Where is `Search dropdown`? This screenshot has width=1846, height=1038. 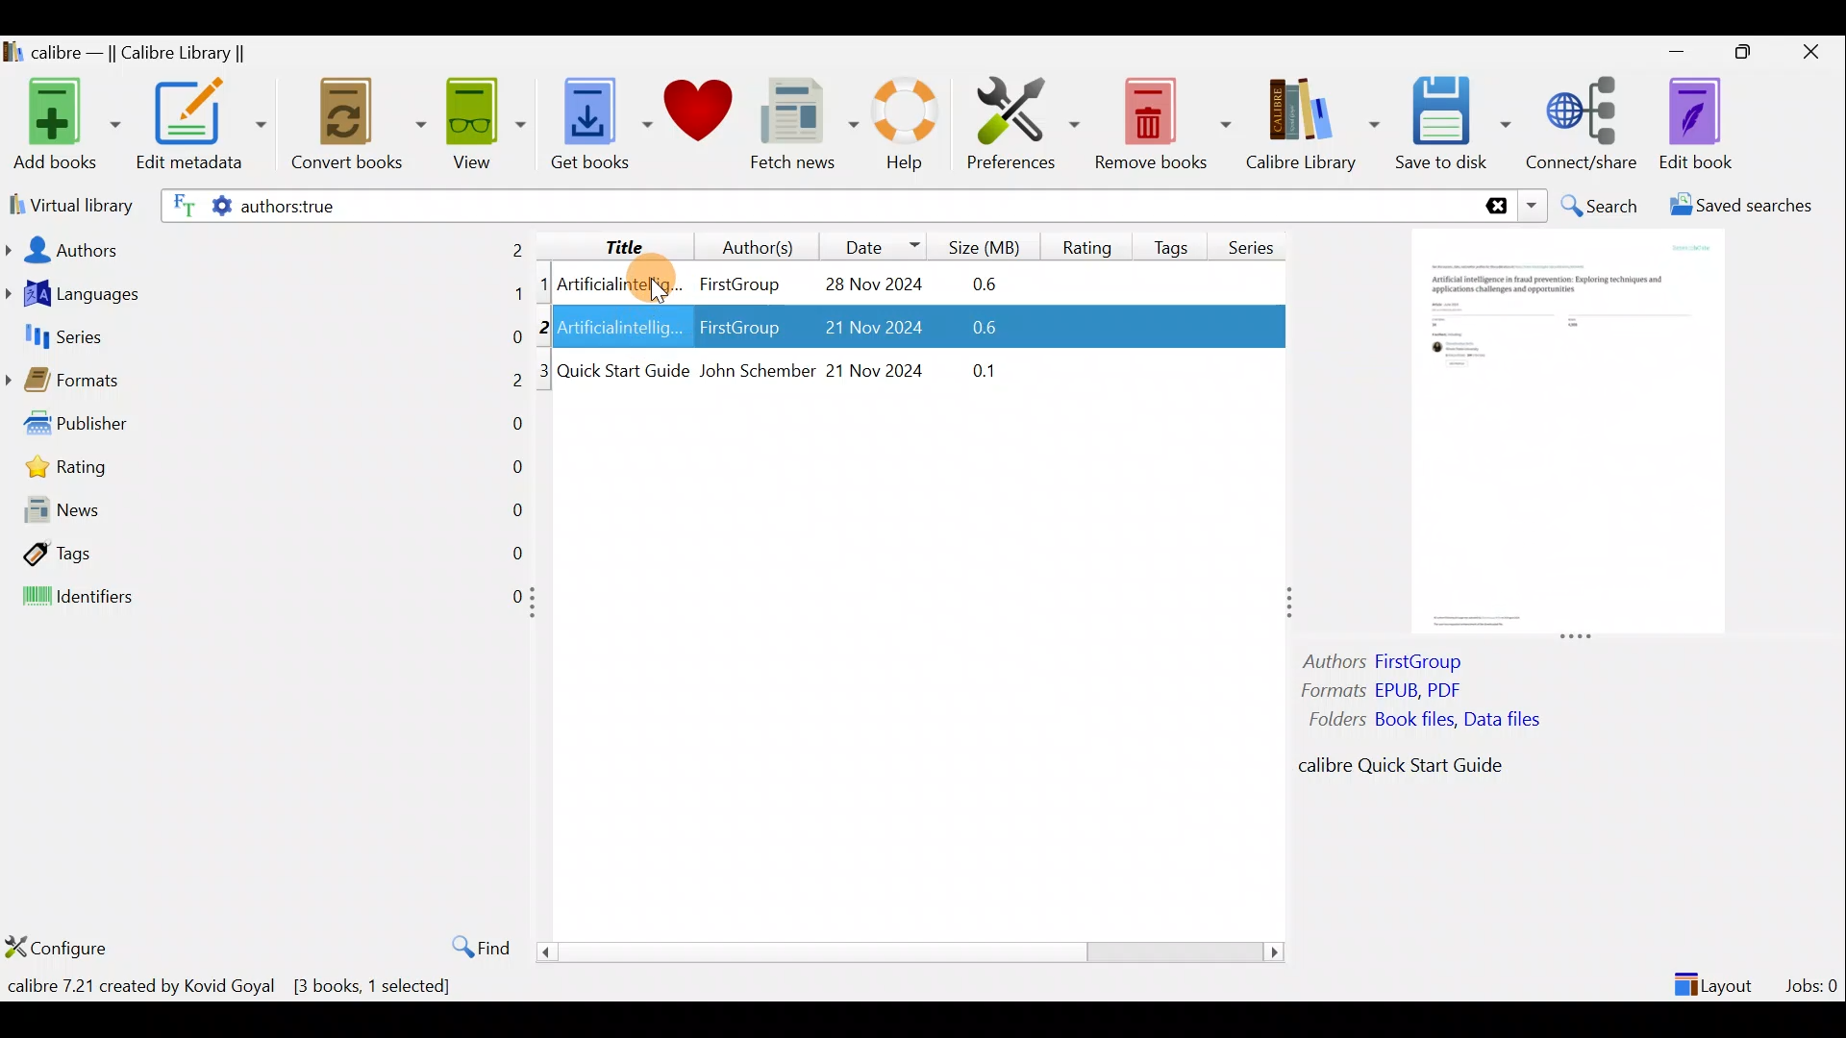
Search dropdown is located at coordinates (1534, 206).